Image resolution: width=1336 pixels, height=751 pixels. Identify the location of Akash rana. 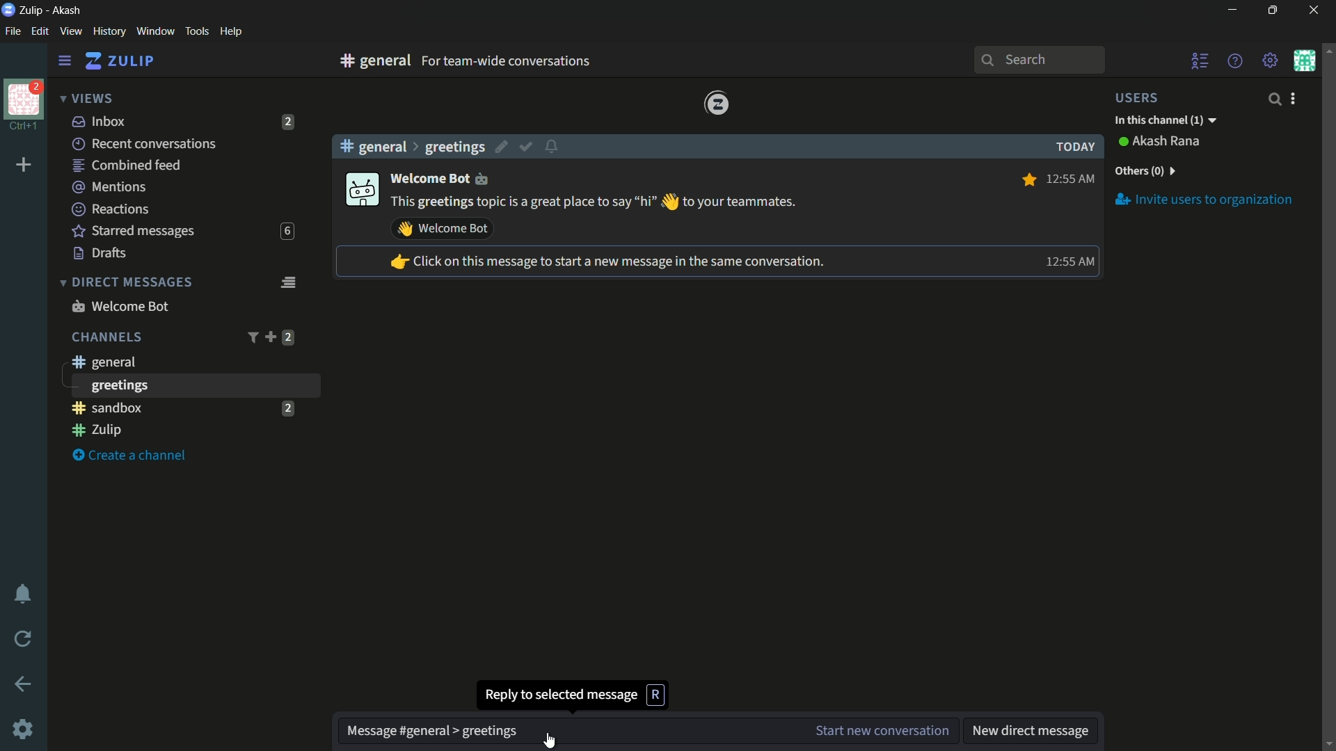
(1168, 142).